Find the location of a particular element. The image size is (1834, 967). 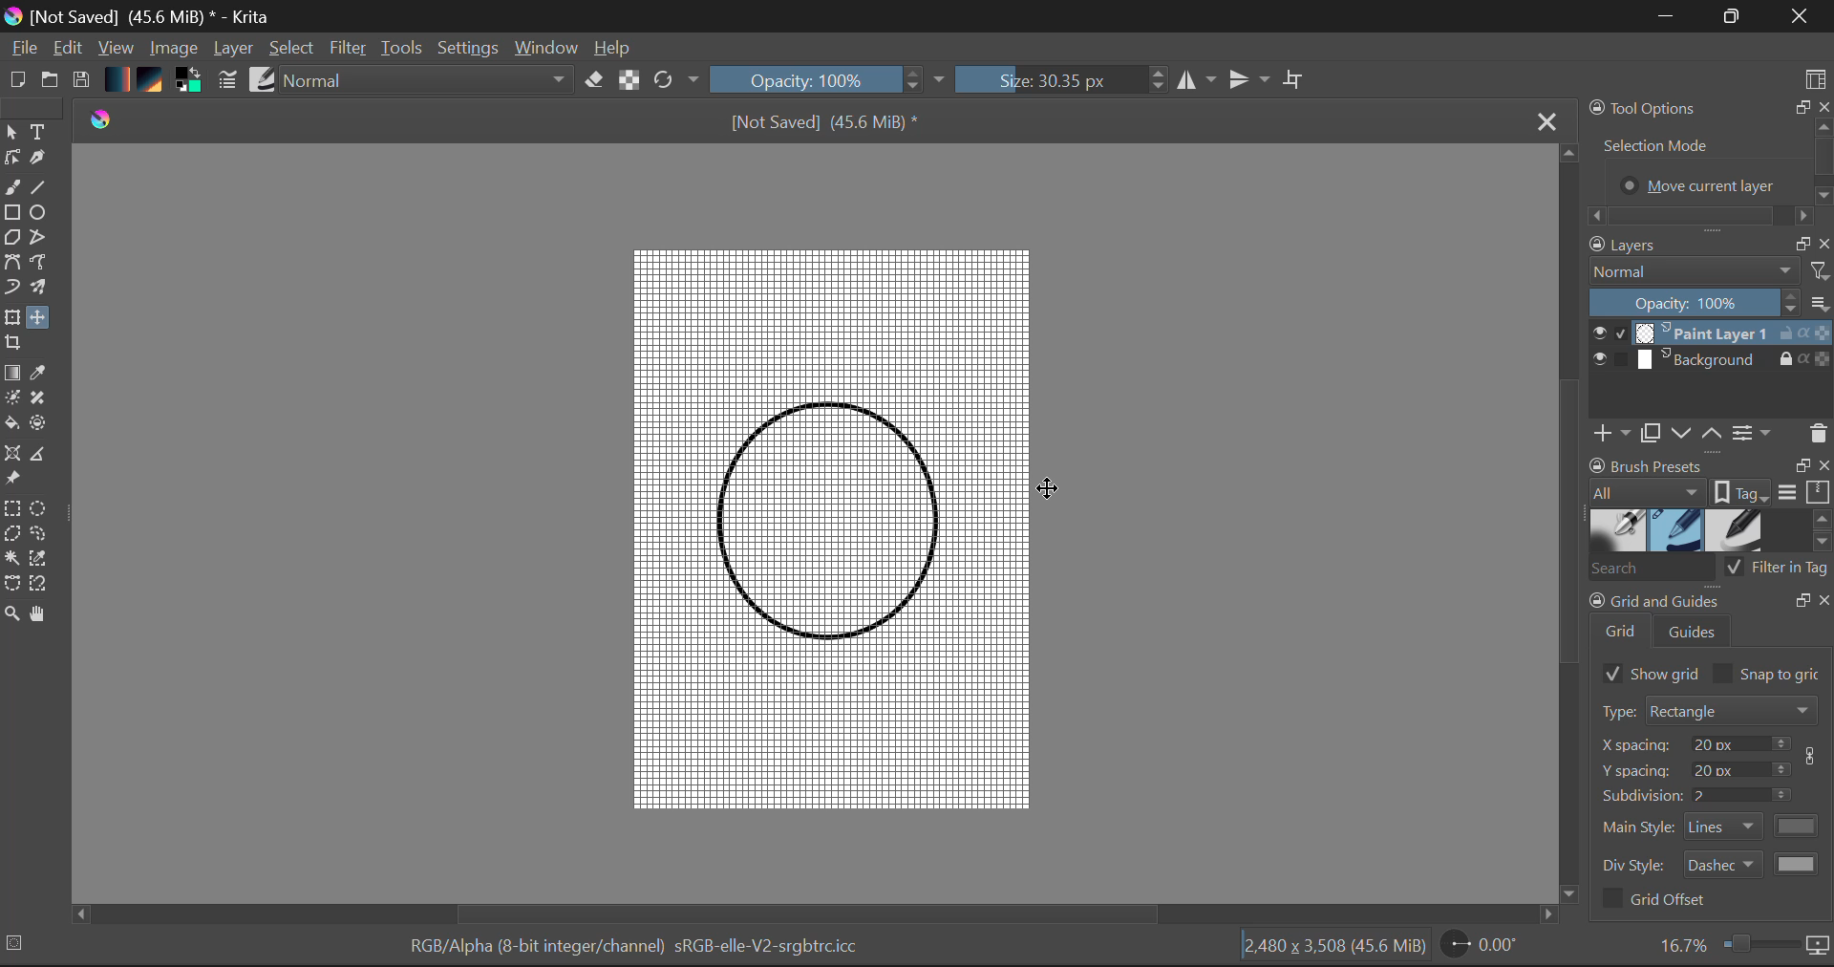

Image is located at coordinates (173, 50).